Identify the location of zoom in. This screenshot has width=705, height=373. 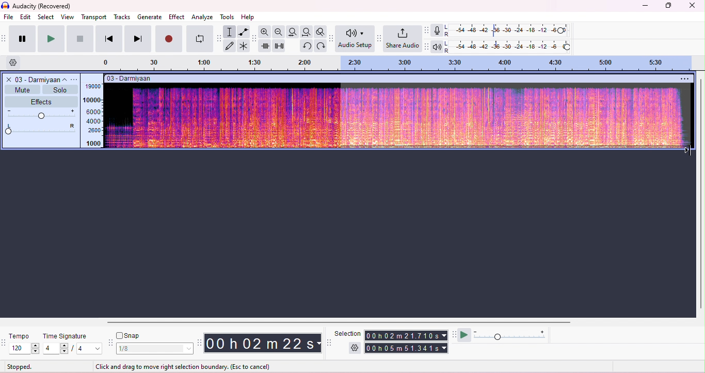
(266, 32).